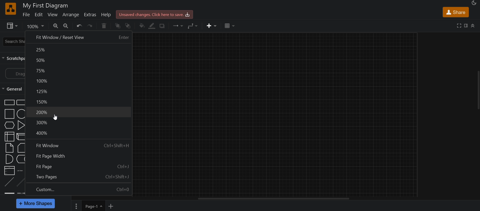 The height and width of the screenshot is (211, 480). What do you see at coordinates (89, 15) in the screenshot?
I see `extras` at bounding box center [89, 15].